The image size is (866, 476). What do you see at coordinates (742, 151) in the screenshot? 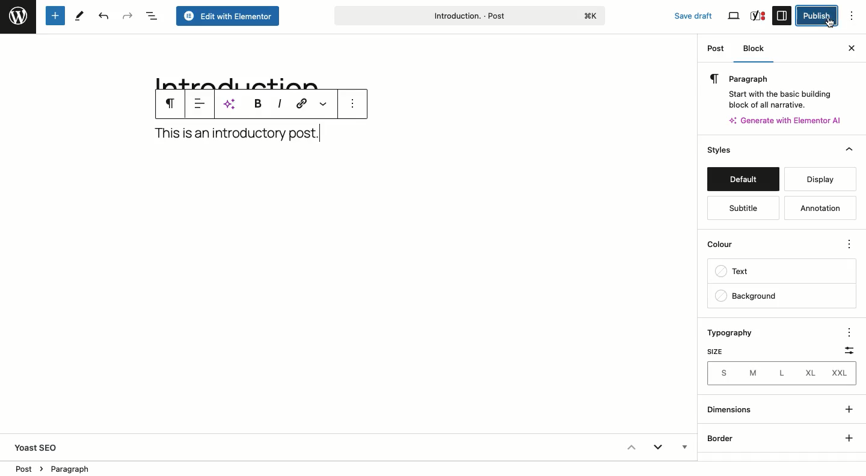
I see `Styles` at bounding box center [742, 151].